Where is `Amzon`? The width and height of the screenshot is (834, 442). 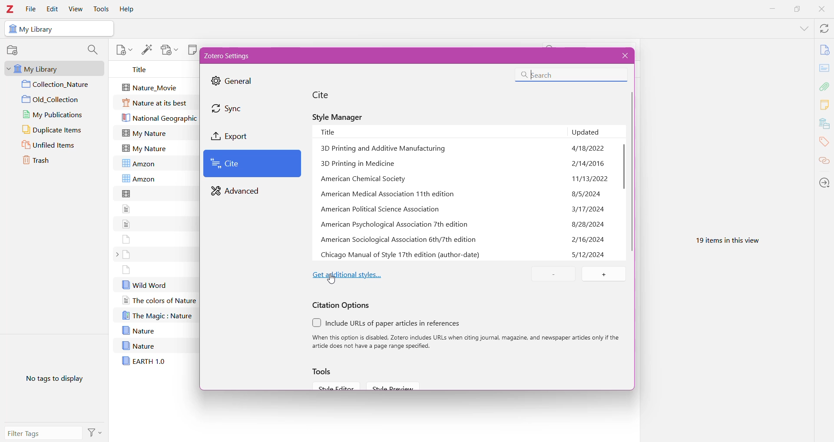 Amzon is located at coordinates (142, 163).